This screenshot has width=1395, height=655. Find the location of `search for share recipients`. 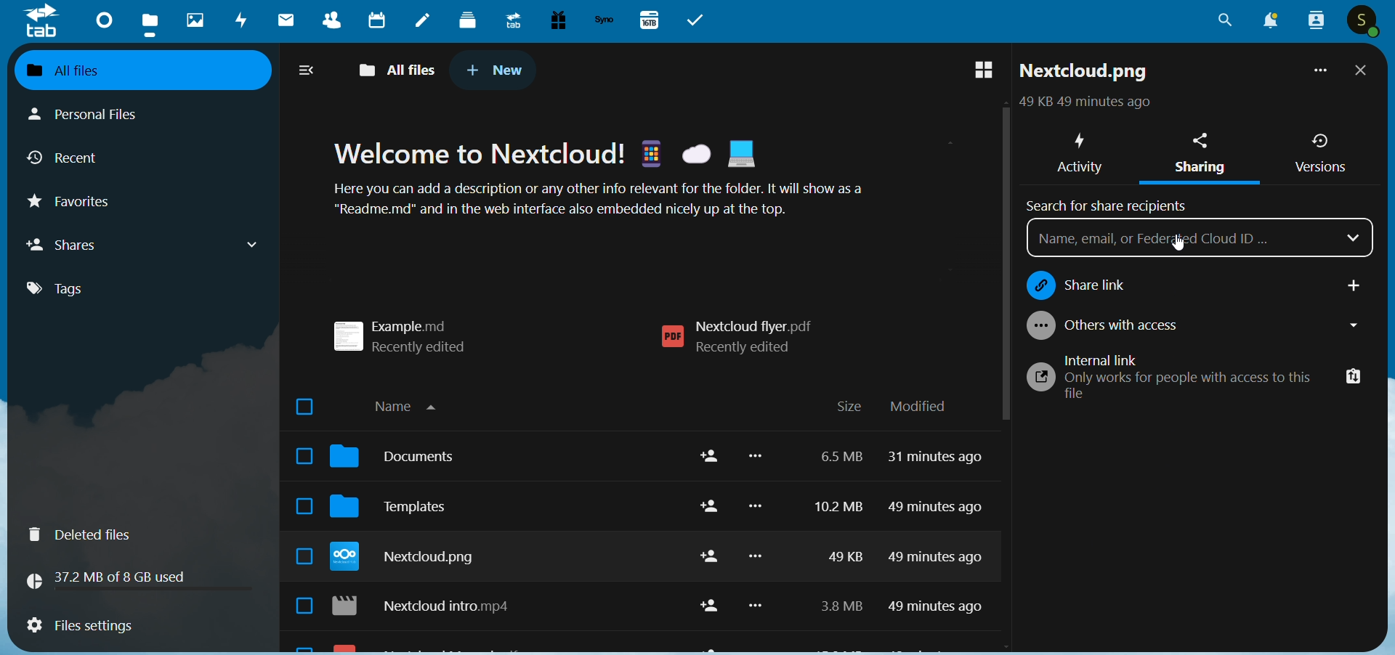

search for share recipients is located at coordinates (1112, 203).